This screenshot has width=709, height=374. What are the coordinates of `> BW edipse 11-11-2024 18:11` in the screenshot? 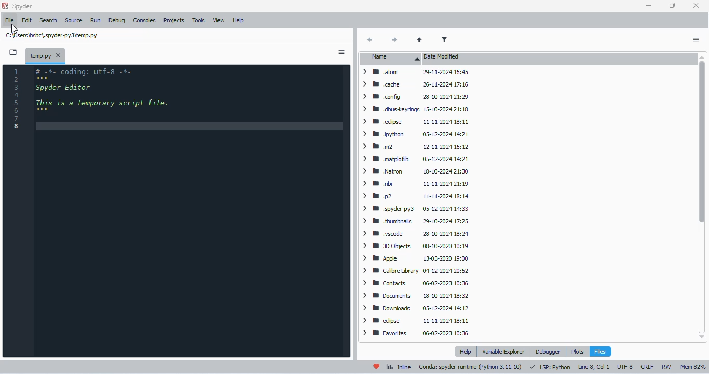 It's located at (413, 123).